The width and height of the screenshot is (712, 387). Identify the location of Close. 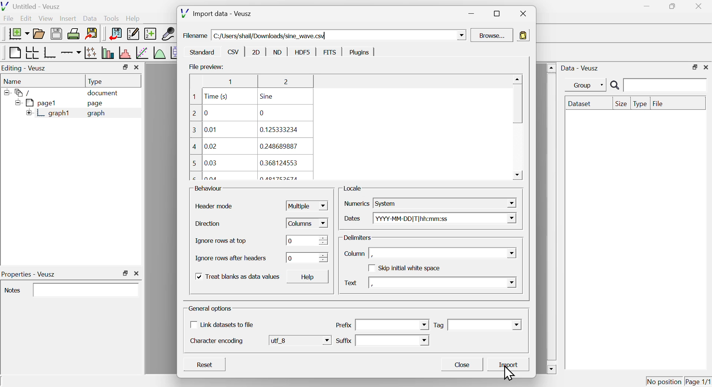
(465, 365).